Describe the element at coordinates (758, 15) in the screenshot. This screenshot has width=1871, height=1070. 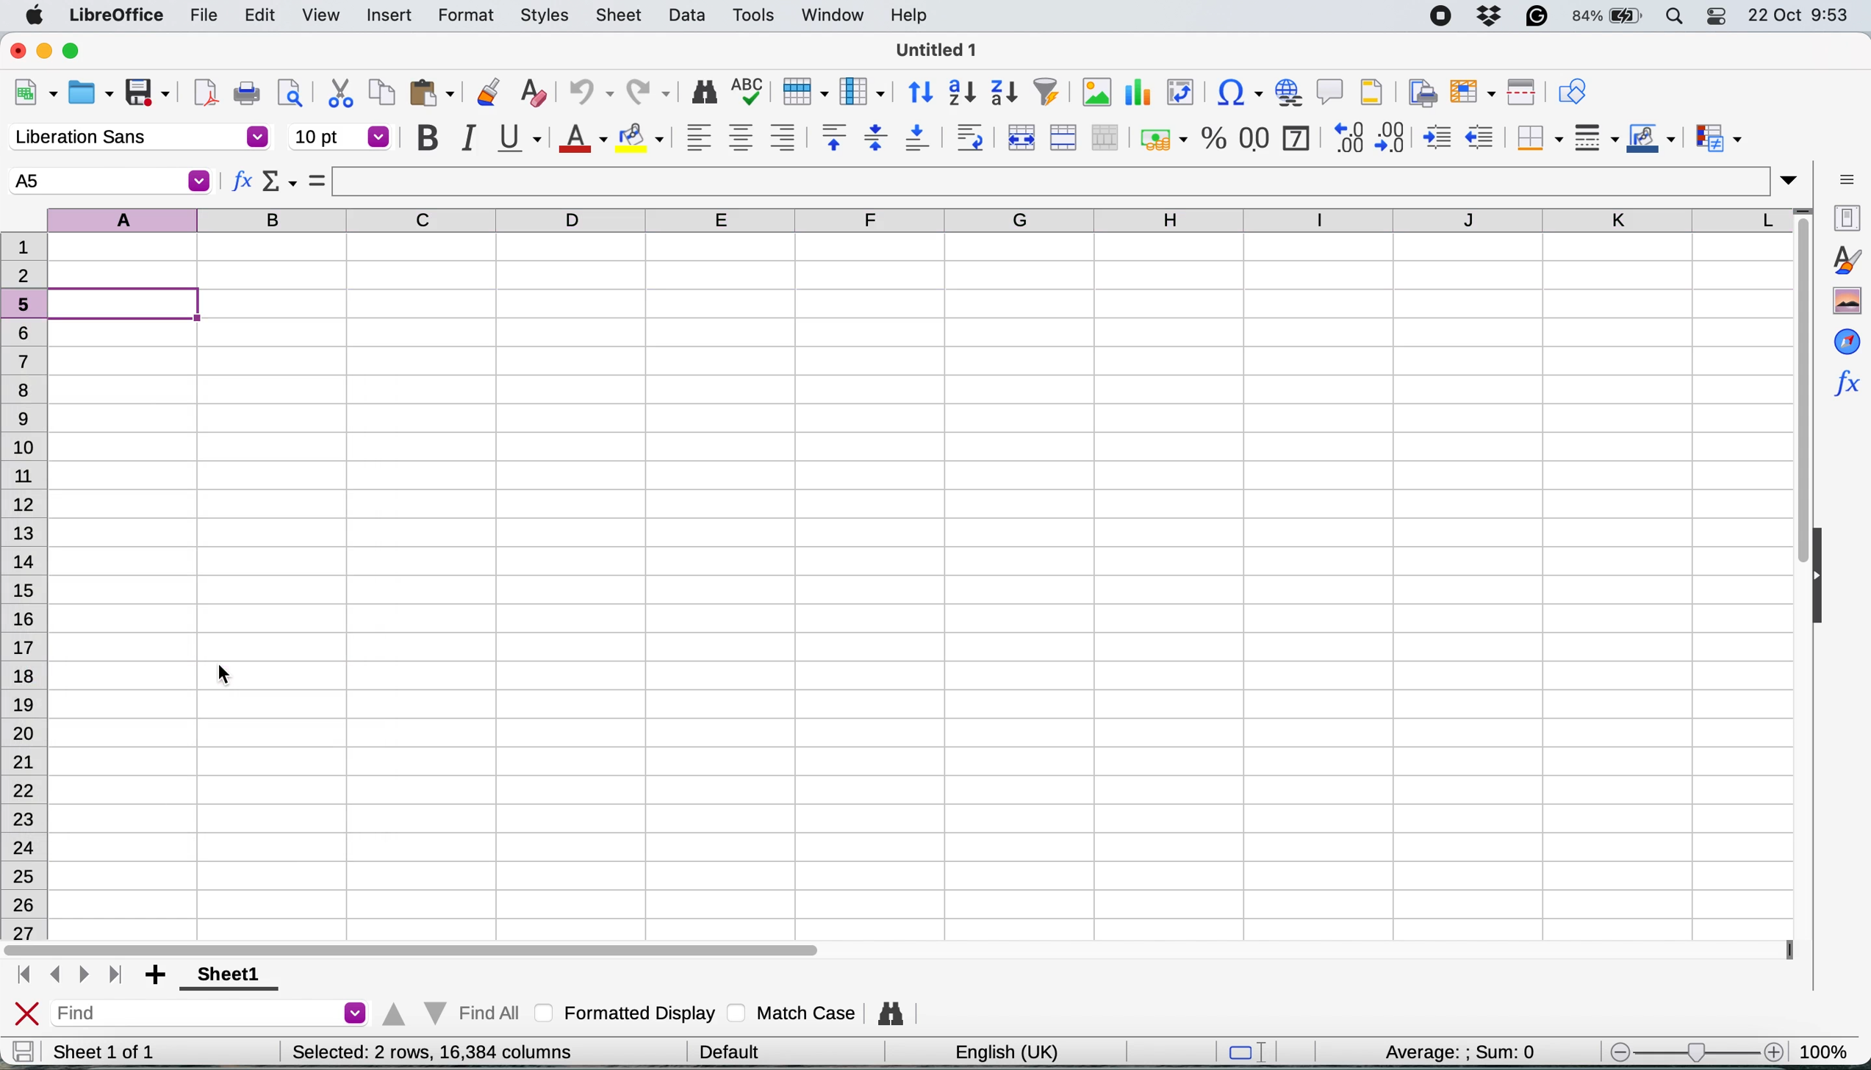
I see `tools` at that location.